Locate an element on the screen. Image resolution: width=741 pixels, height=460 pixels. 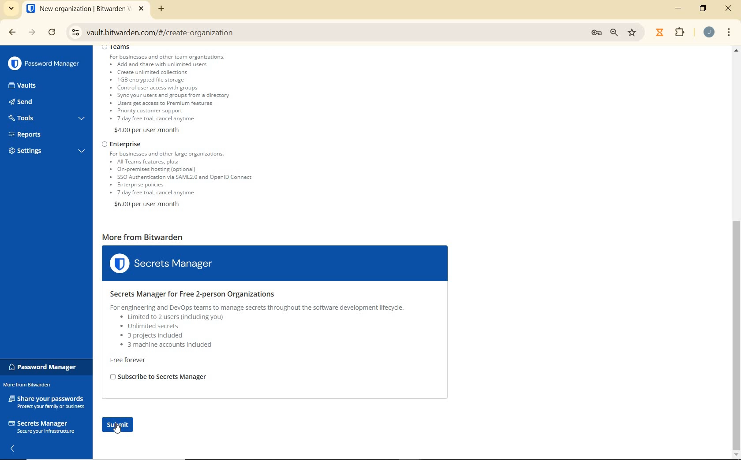
close is located at coordinates (729, 9).